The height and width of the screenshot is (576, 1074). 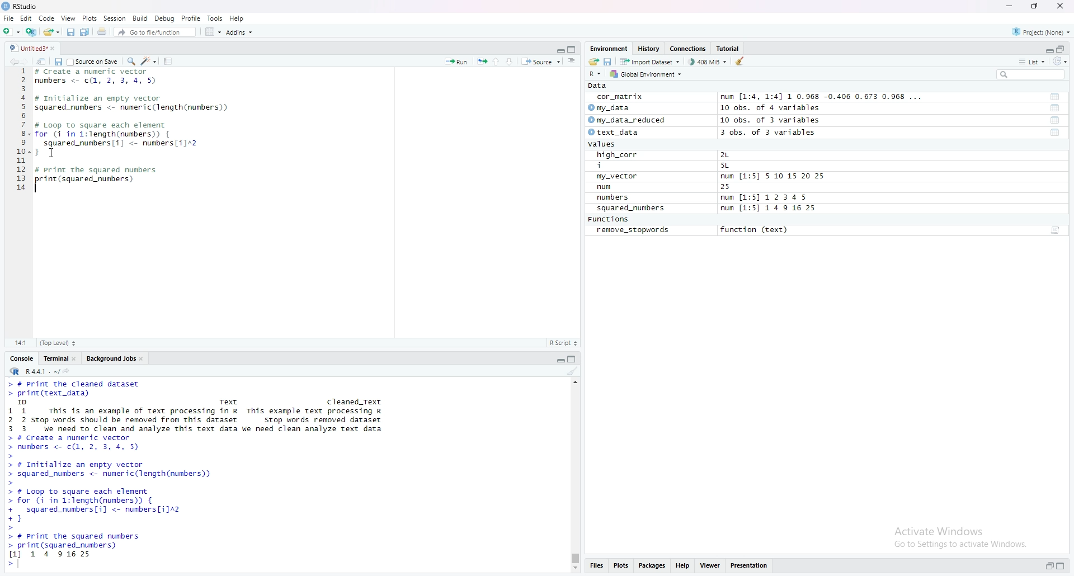 What do you see at coordinates (85, 31) in the screenshot?
I see `Save All open documents` at bounding box center [85, 31].